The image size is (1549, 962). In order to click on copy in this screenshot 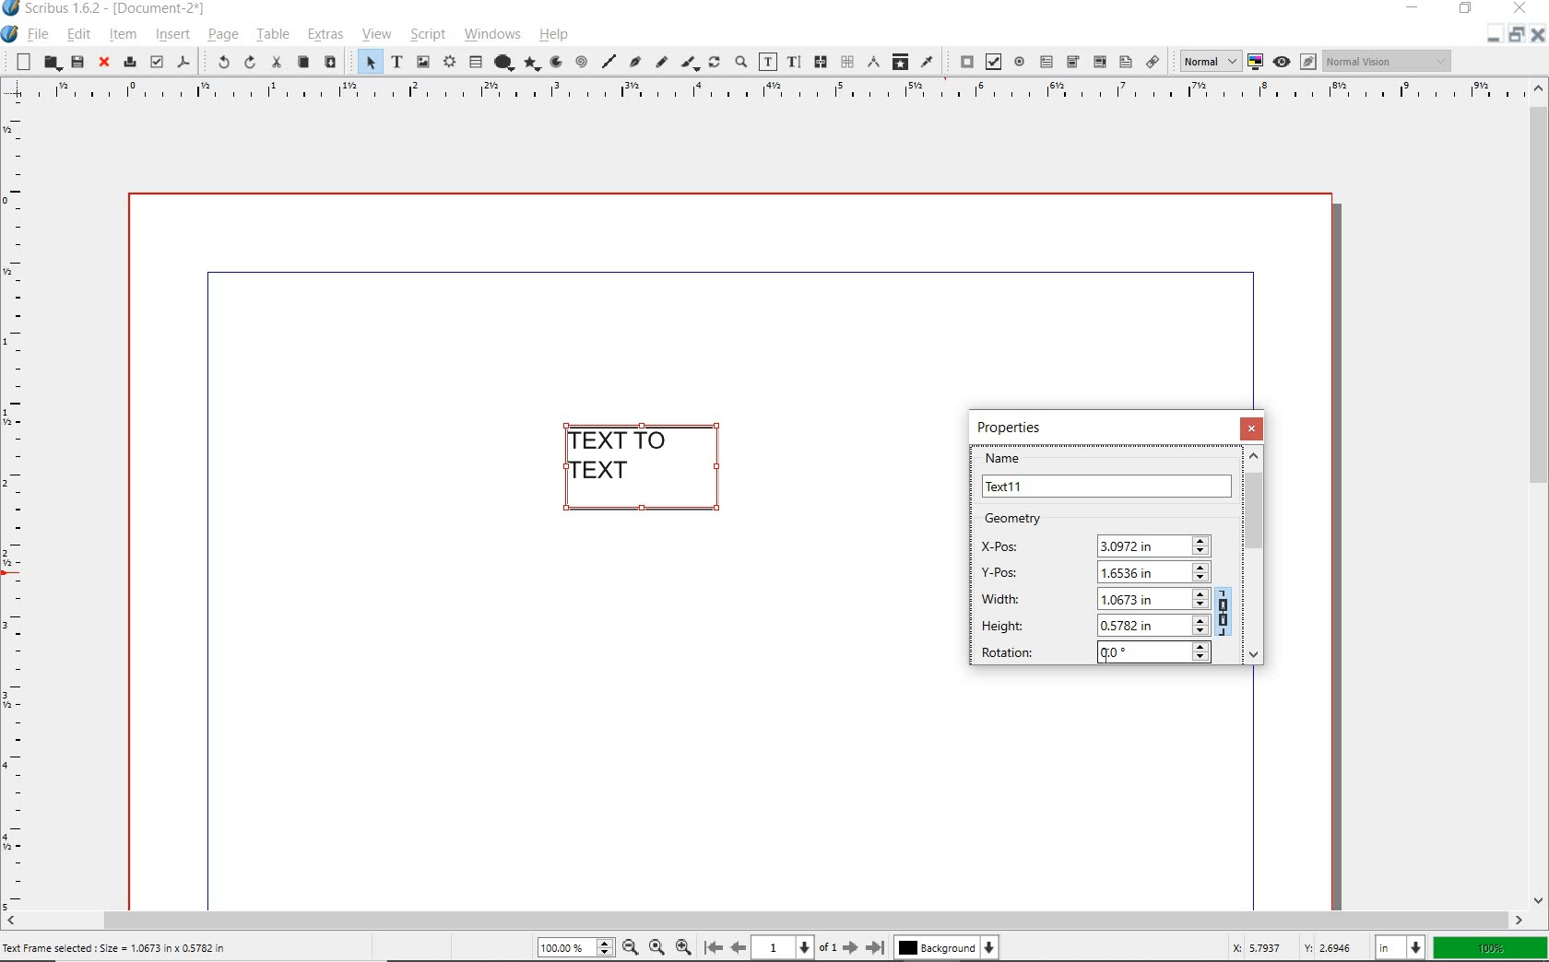, I will do `click(304, 64)`.